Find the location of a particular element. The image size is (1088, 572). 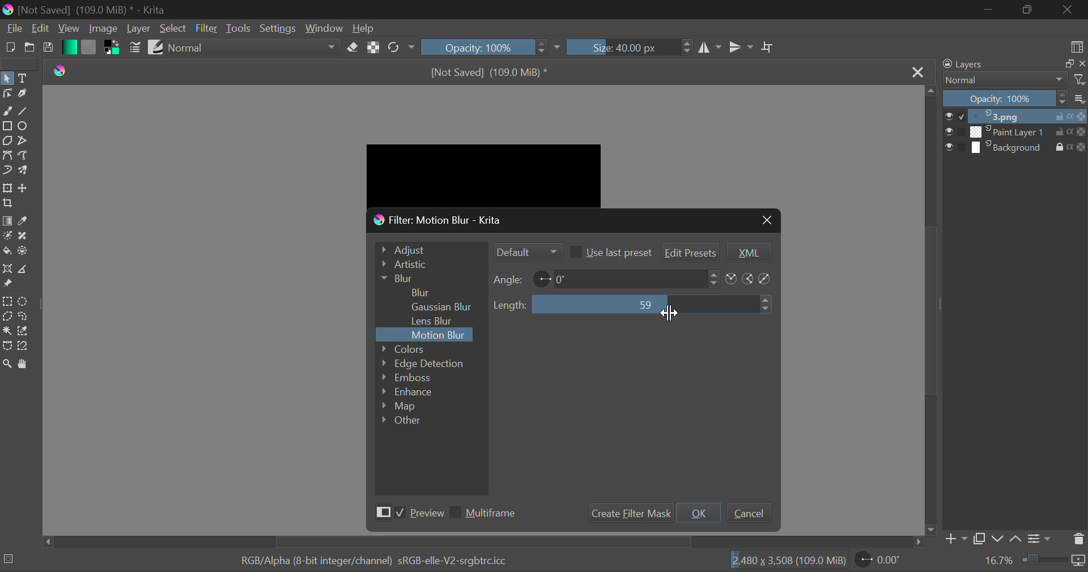

RGB/Alpha (8-bit integer/channel) sRGB-elle-V2-srgbtrc.icc is located at coordinates (364, 558).